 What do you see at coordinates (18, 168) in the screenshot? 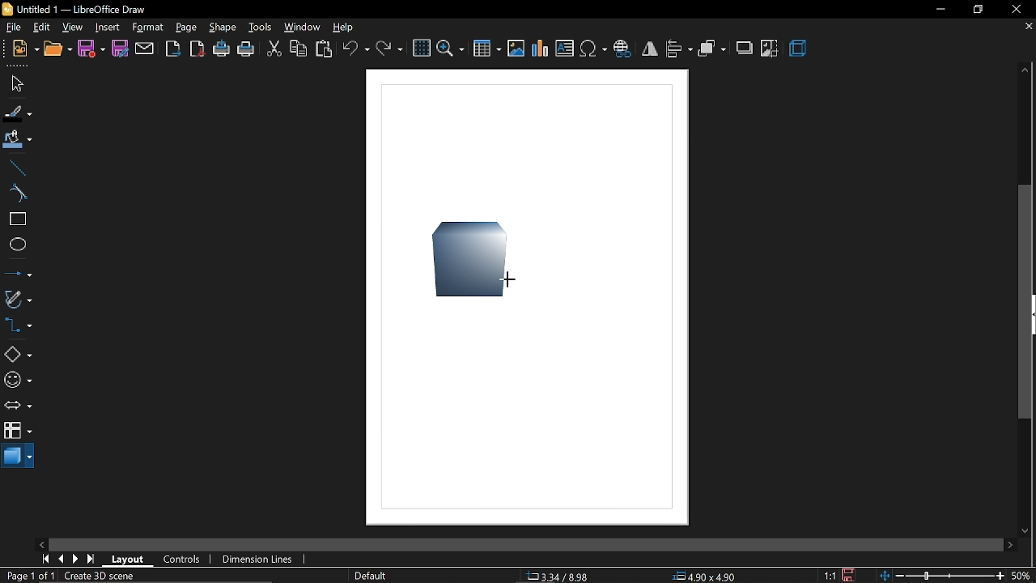
I see `line` at bounding box center [18, 168].